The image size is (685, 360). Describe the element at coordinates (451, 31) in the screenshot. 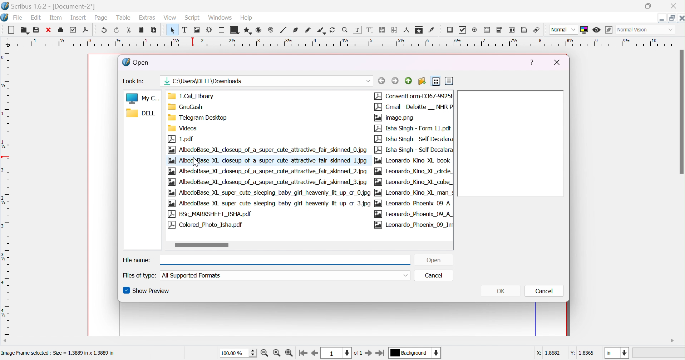

I see `PDF push button` at that location.